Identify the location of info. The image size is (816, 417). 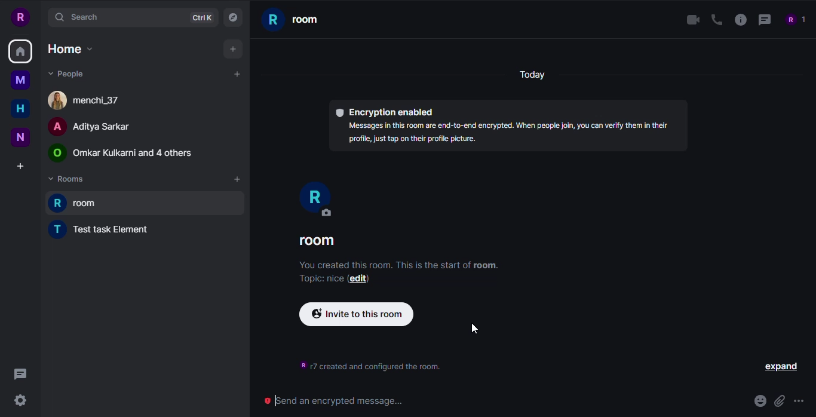
(510, 133).